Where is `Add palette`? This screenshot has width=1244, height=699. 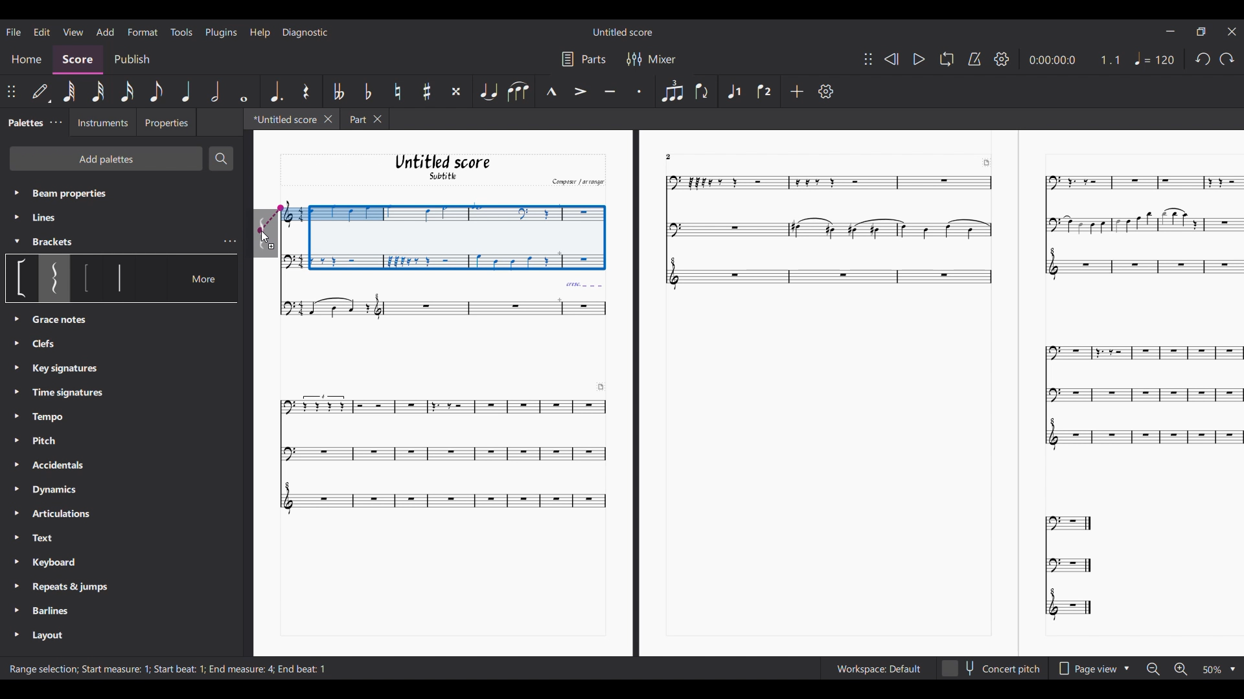
Add palette is located at coordinates (106, 158).